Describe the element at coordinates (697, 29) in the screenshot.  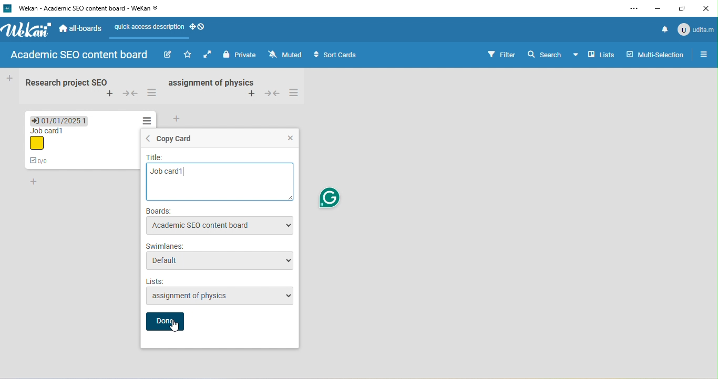
I see `udita mandal` at that location.